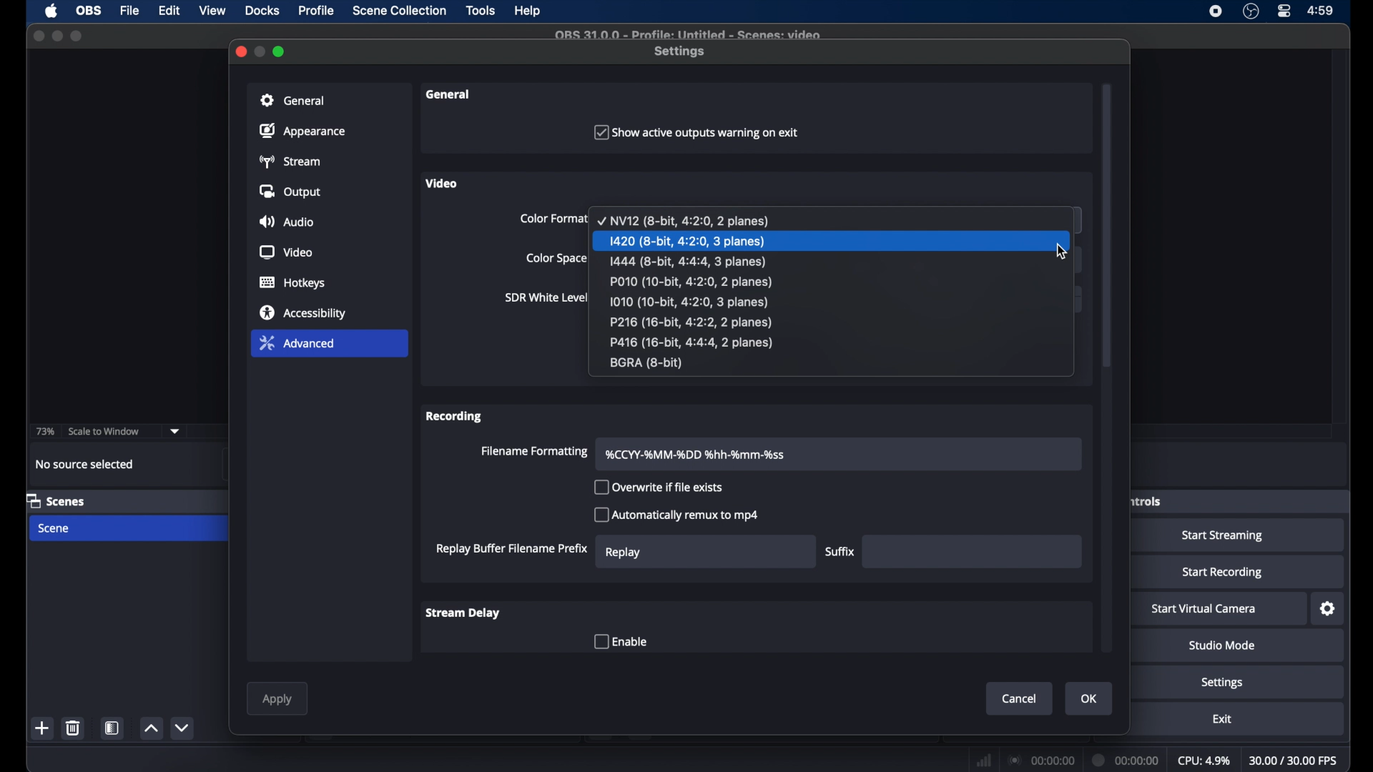 Image resolution: width=1373 pixels, height=772 pixels. What do you see at coordinates (1294, 760) in the screenshot?
I see `30.00/30.00 fps` at bounding box center [1294, 760].